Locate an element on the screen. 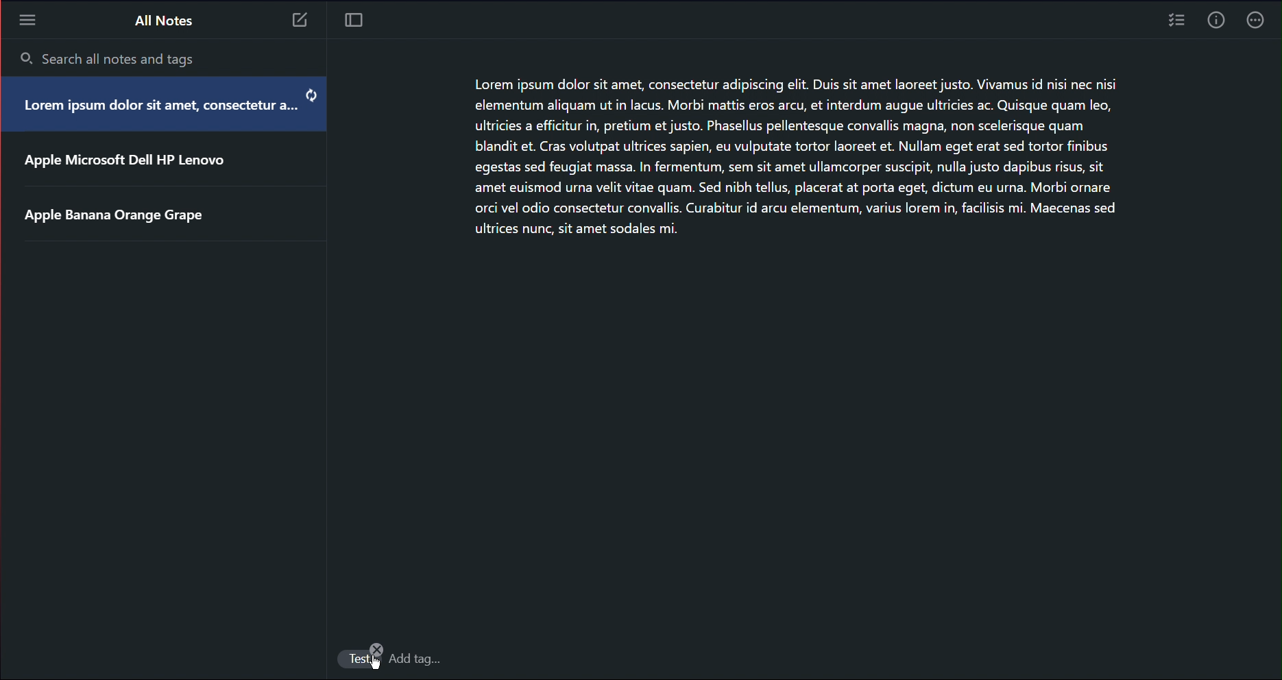 This screenshot has width=1282, height=680. Checklist is located at coordinates (1175, 23).